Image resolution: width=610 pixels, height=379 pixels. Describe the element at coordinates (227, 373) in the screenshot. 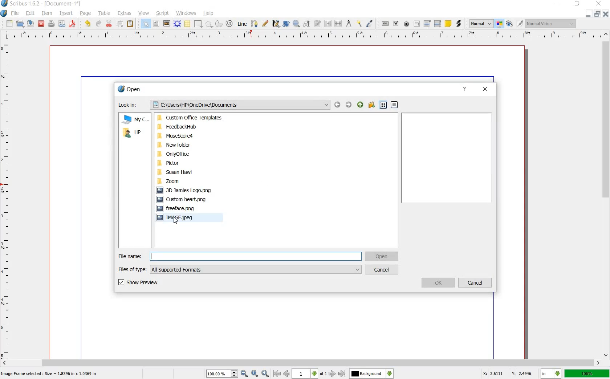

I see `zoom in` at that location.